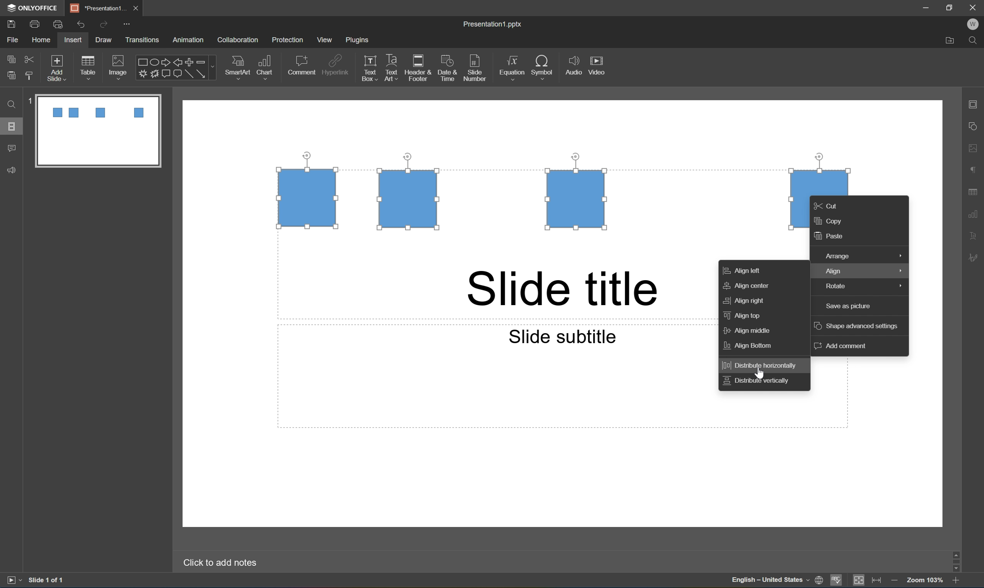  I want to click on animation, so click(191, 40).